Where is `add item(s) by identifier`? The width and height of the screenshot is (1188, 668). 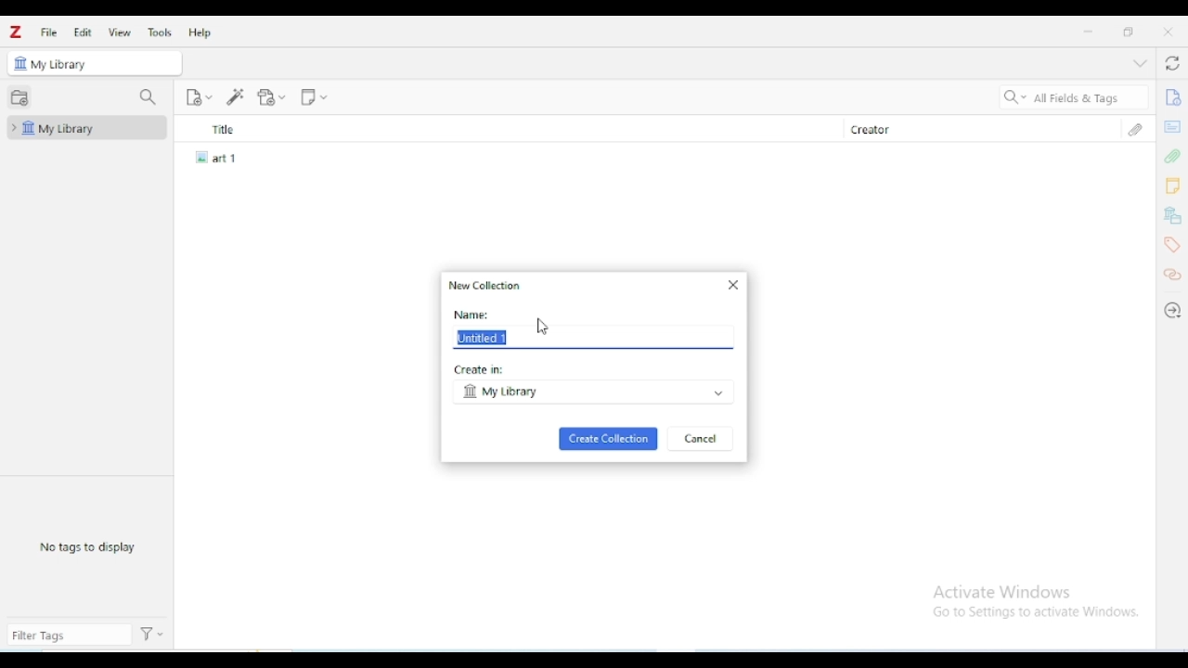 add item(s) by identifier is located at coordinates (236, 96).